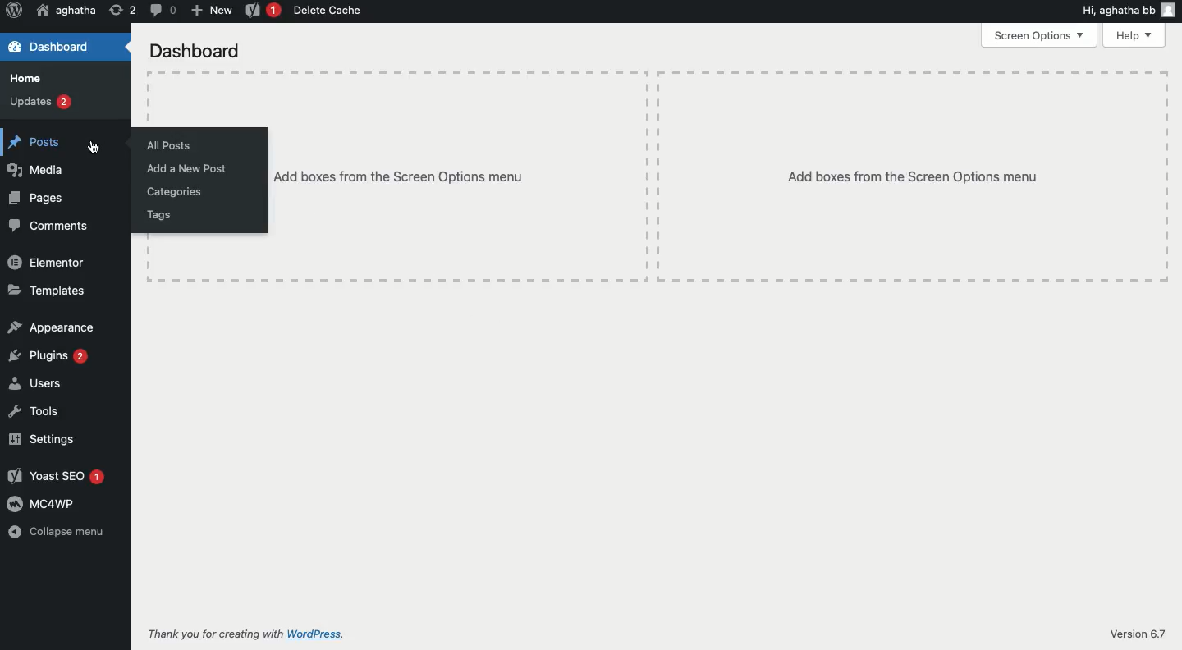 This screenshot has height=650, width=1182. Describe the element at coordinates (654, 177) in the screenshot. I see `Table lines` at that location.